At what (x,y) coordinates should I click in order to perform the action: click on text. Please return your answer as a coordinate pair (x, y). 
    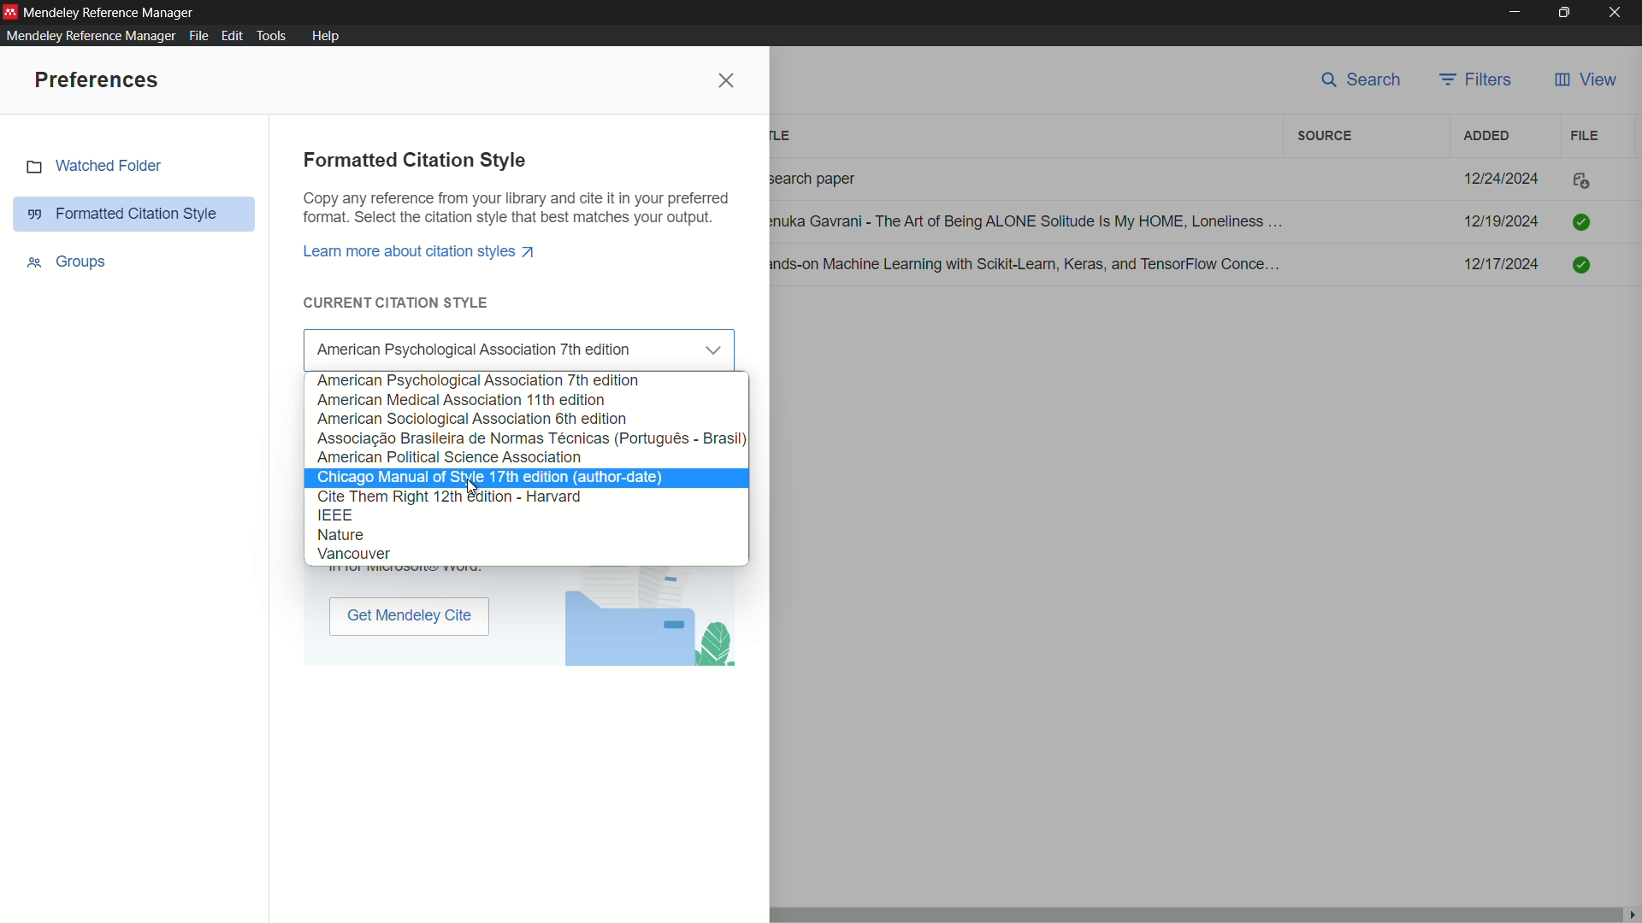
    Looking at the image, I should click on (517, 209).